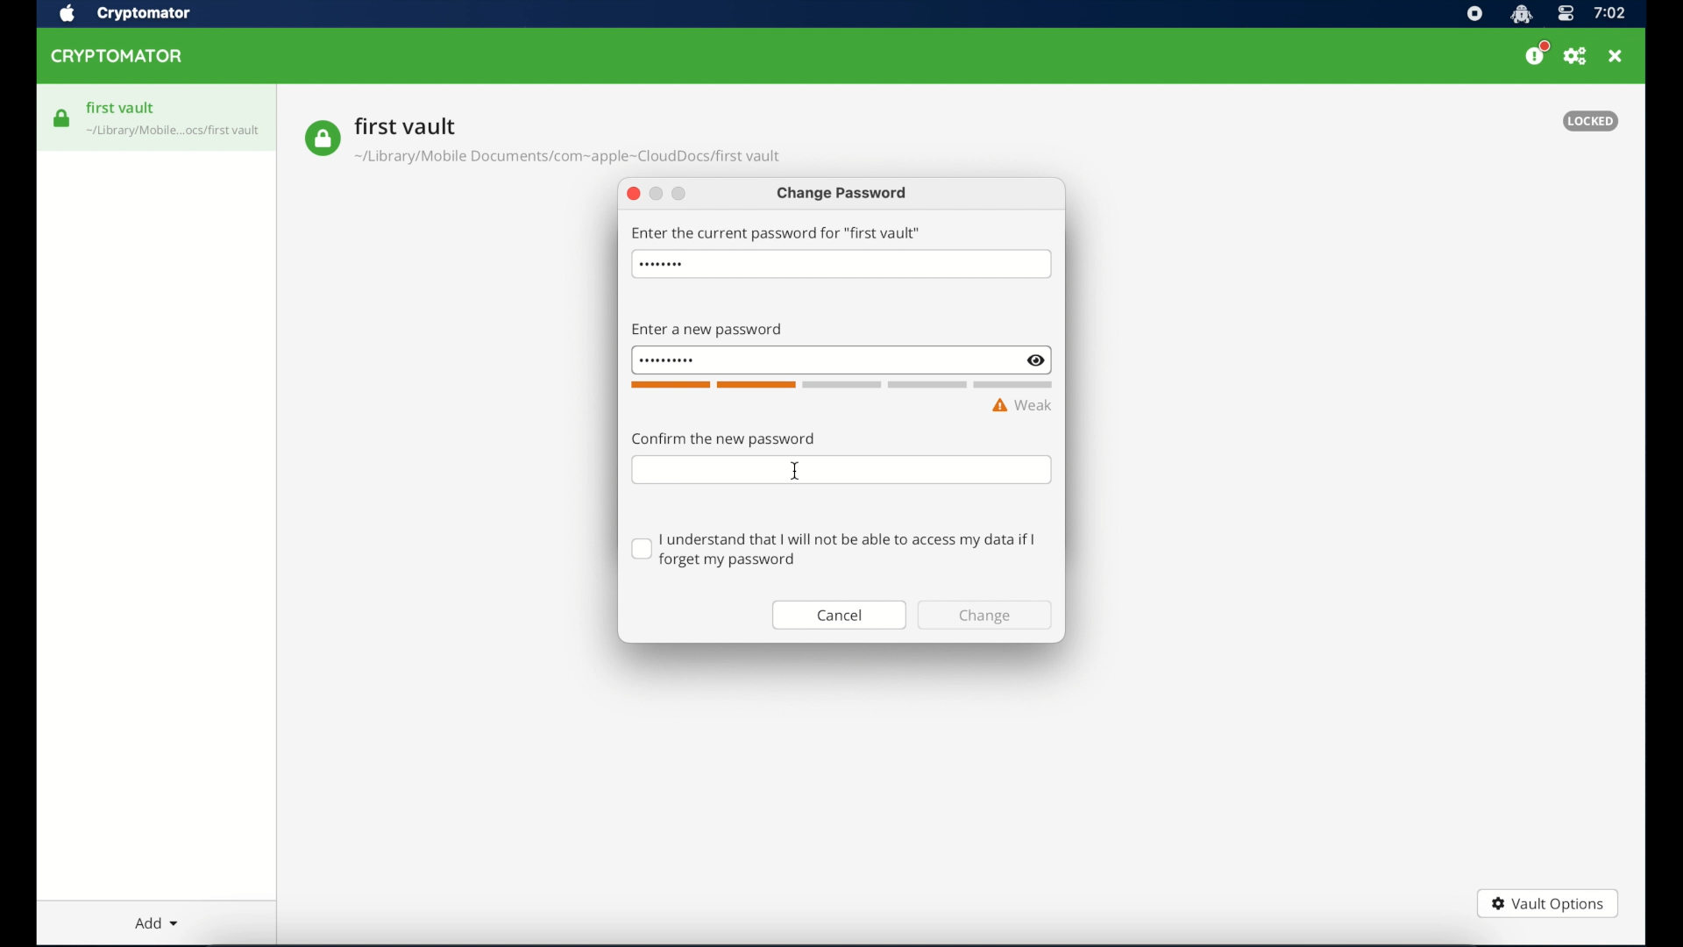 Image resolution: width=1683 pixels, height=947 pixels. I want to click on maimize, so click(678, 195).